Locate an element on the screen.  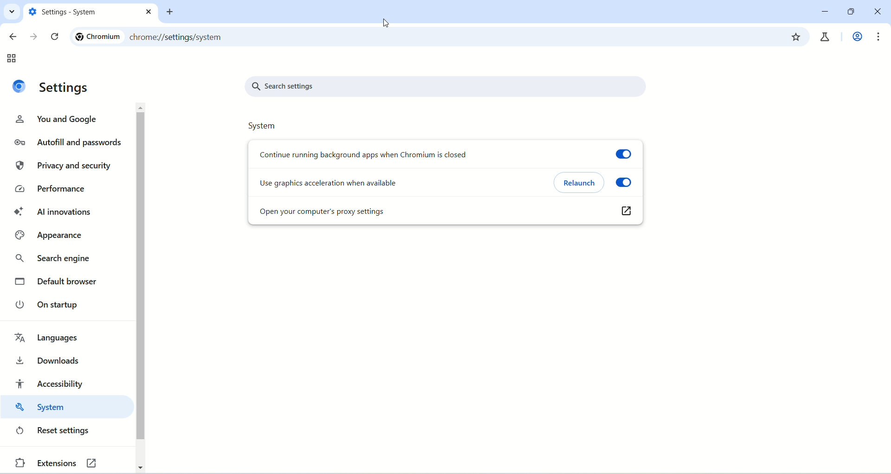
go forward is located at coordinates (33, 35).